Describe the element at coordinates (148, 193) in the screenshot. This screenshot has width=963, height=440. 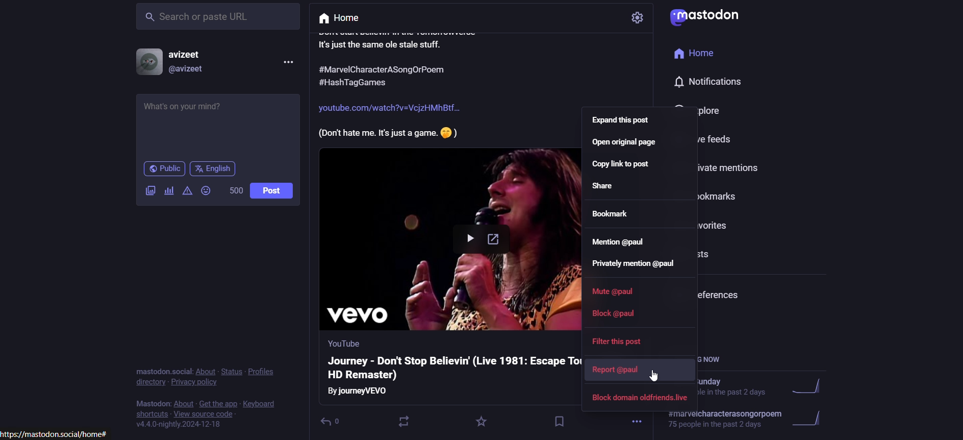
I see `add imgae` at that location.